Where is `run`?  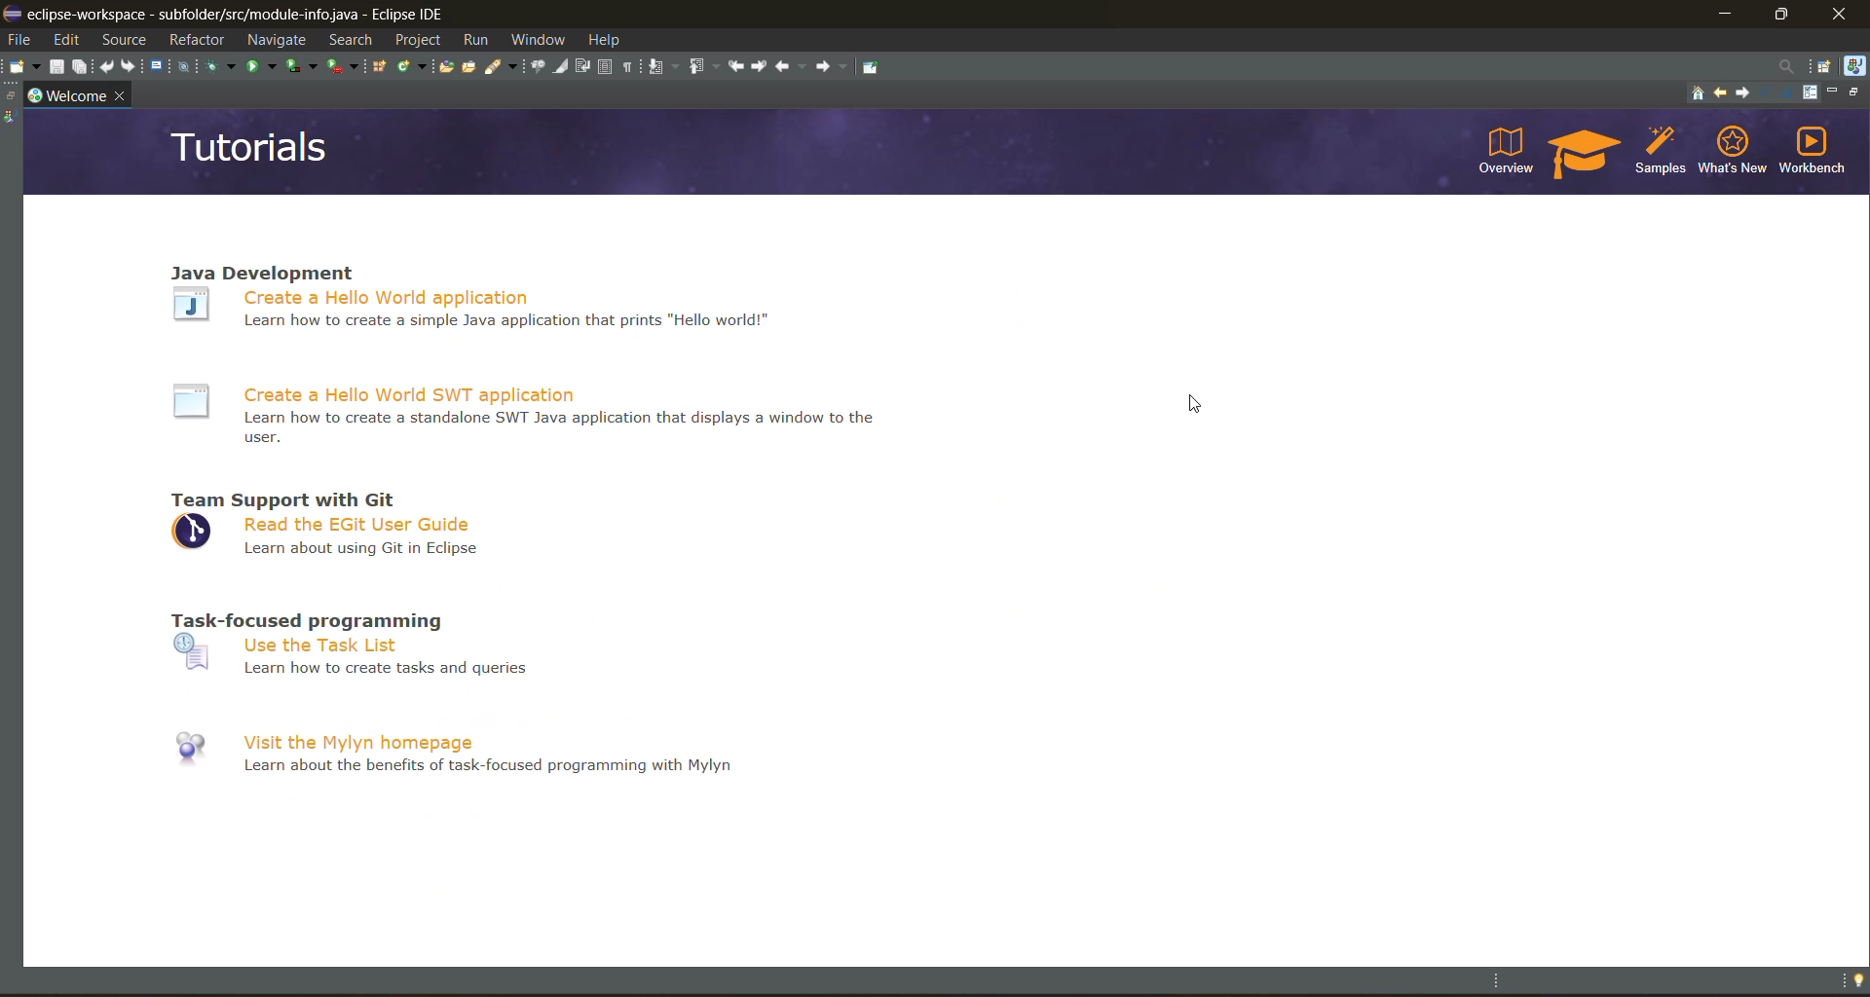 run is located at coordinates (472, 40).